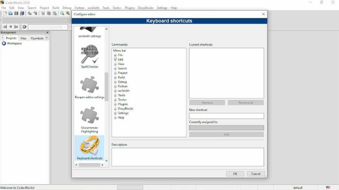 The image size is (339, 190). I want to click on Workspace, so click(13, 44).